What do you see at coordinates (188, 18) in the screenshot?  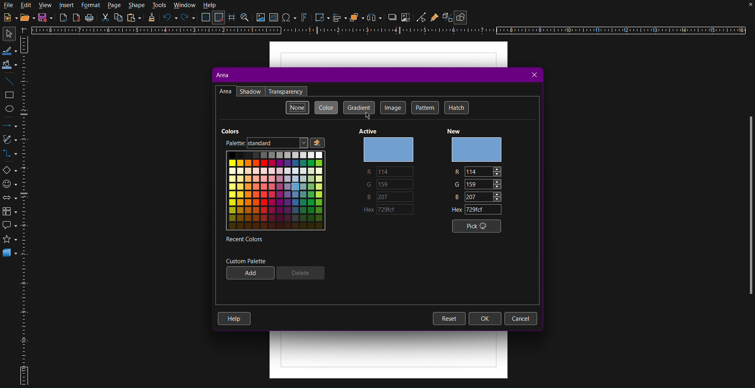 I see `Redo` at bounding box center [188, 18].